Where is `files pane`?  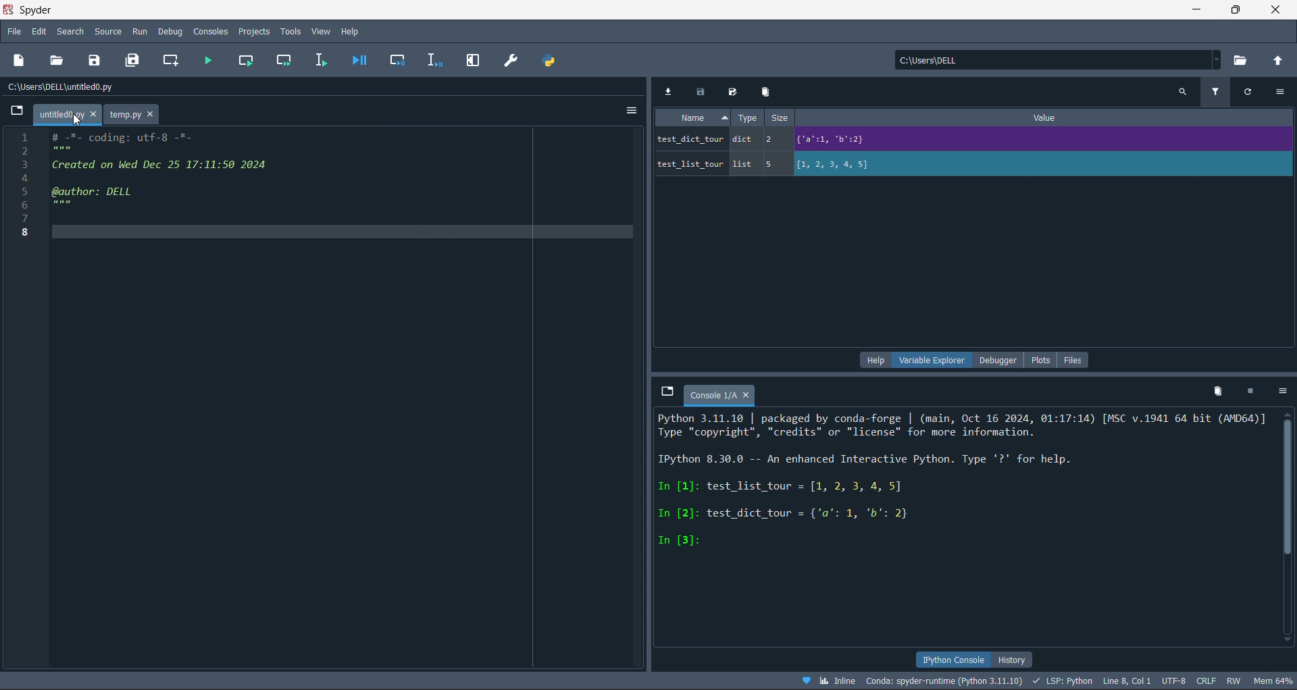 files pane is located at coordinates (1073, 360).